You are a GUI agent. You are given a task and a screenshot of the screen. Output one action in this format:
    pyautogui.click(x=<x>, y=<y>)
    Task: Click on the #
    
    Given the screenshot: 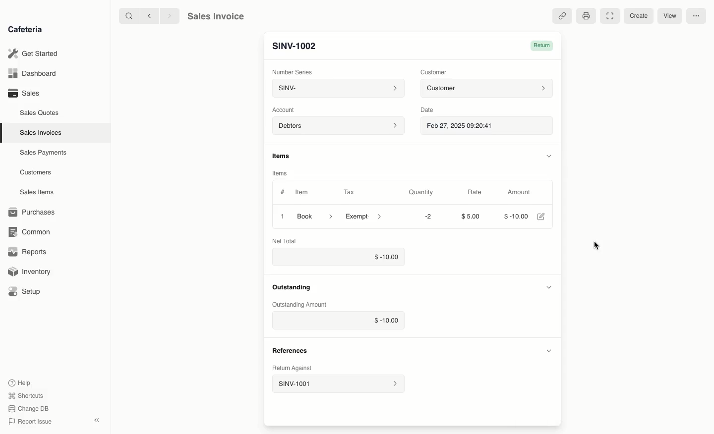 What is the action you would take?
    pyautogui.click(x=283, y=191)
    